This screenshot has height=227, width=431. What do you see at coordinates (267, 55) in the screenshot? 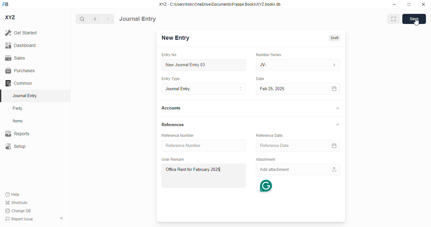
I see `number series` at bounding box center [267, 55].